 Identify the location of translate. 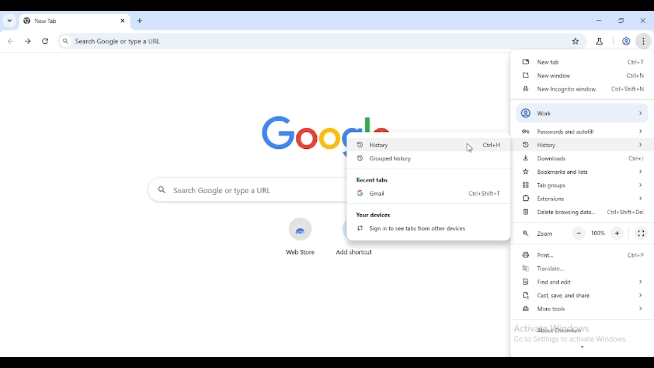
(543, 268).